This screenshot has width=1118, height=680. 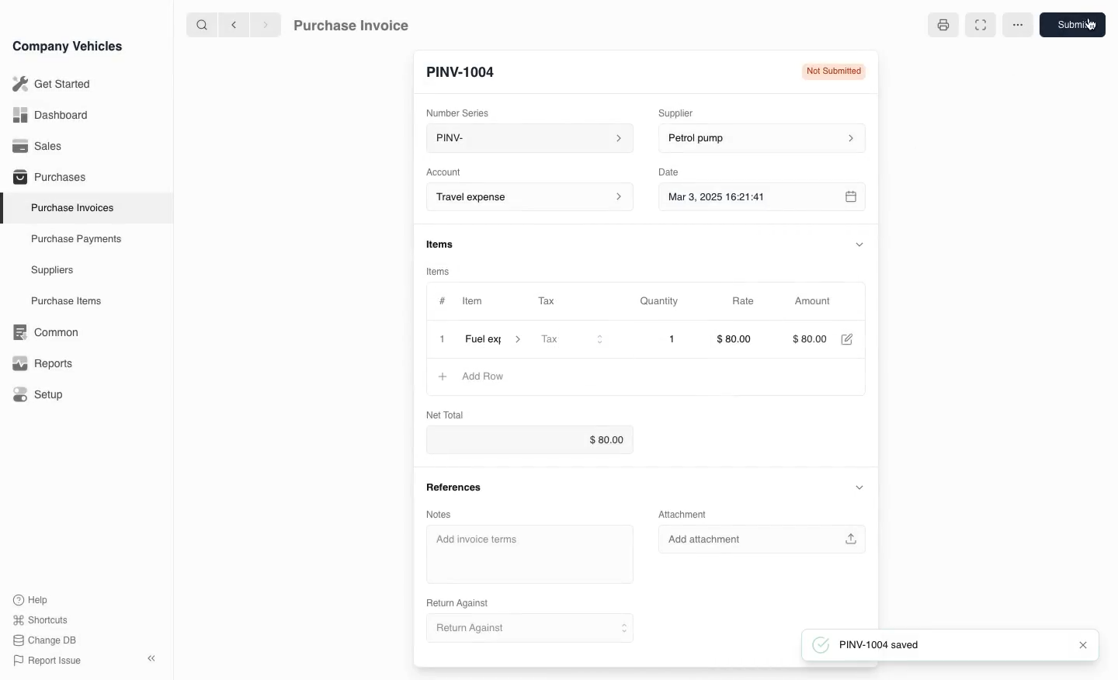 I want to click on PINV-, so click(x=525, y=140).